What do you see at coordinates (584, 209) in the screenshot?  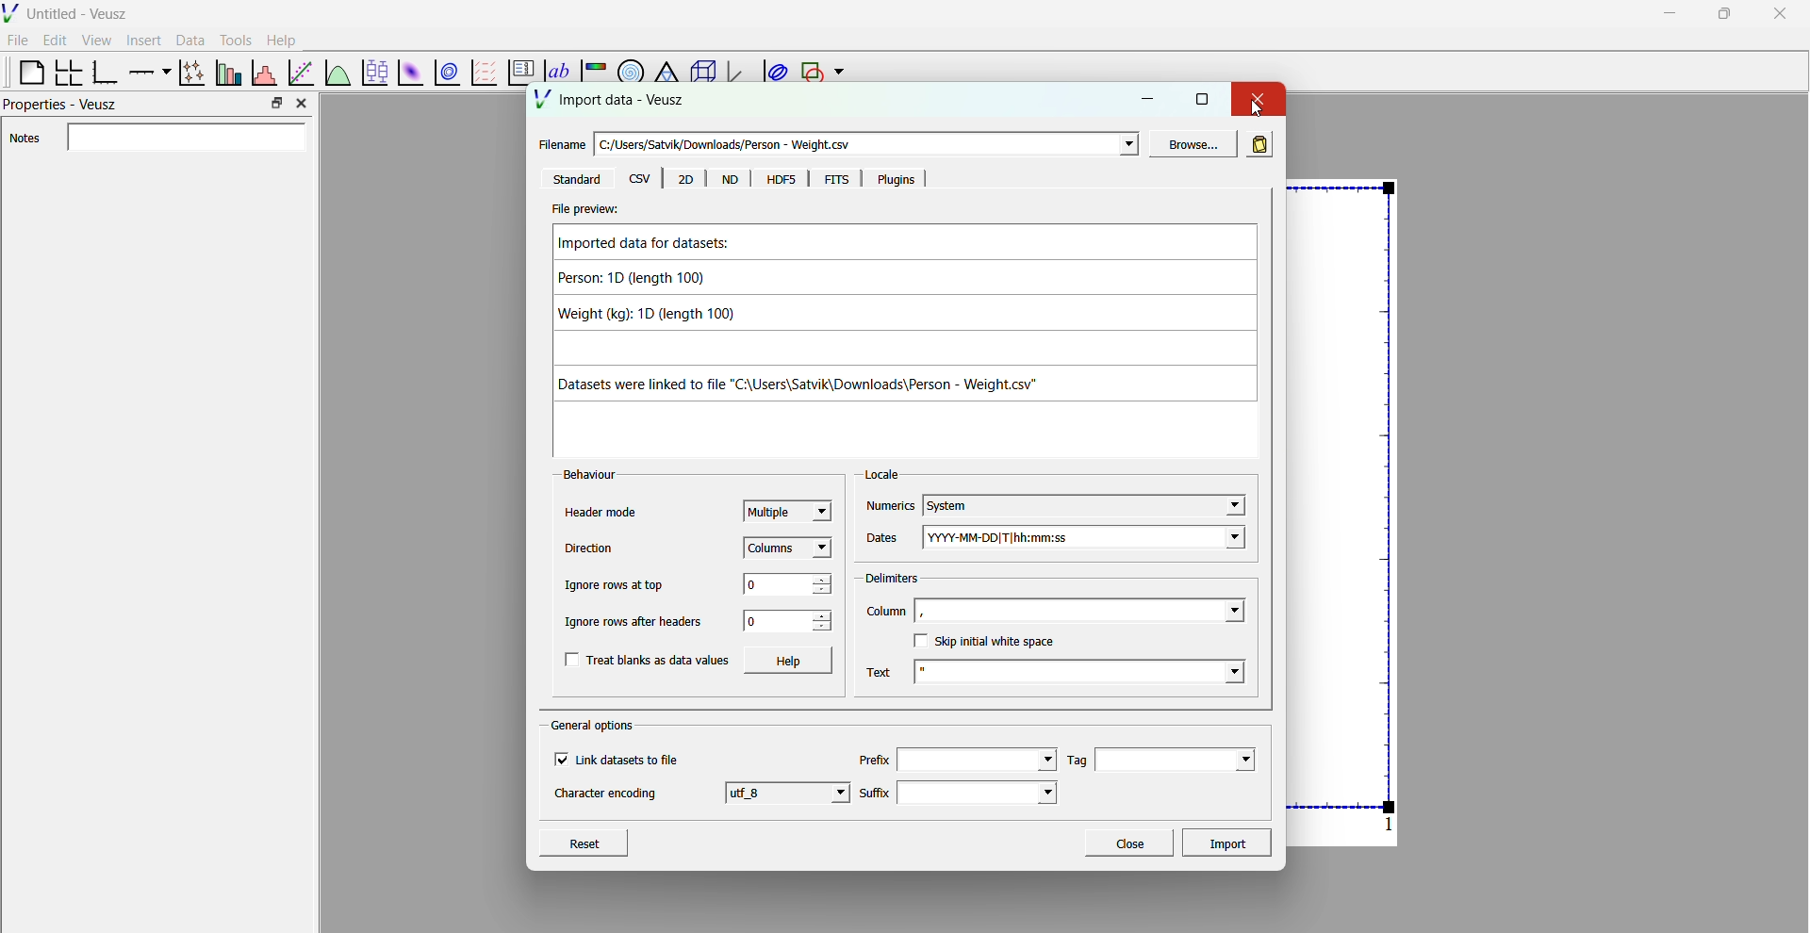 I see `File preview:` at bounding box center [584, 209].